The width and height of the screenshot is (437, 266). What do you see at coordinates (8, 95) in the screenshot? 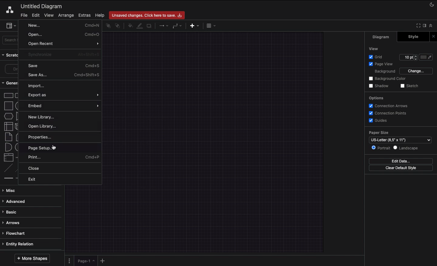
I see `Rectangle` at bounding box center [8, 95].